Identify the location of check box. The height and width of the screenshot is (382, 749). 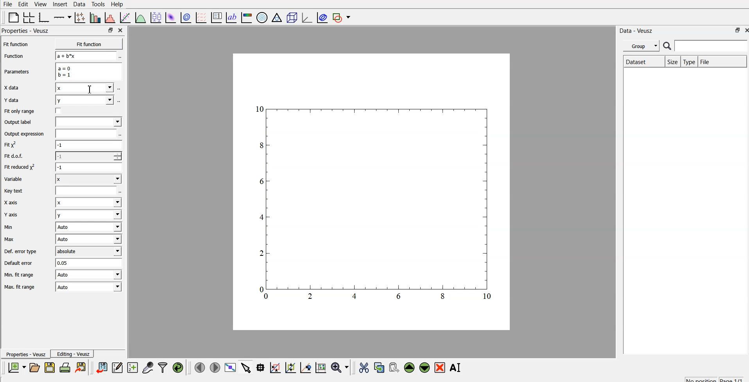
(59, 111).